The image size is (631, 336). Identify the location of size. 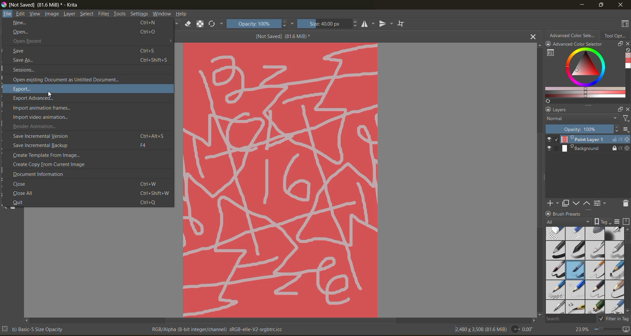
(327, 24).